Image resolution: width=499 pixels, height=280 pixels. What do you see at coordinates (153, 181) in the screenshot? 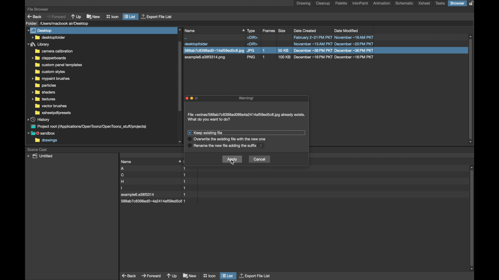
I see `file` at bounding box center [153, 181].